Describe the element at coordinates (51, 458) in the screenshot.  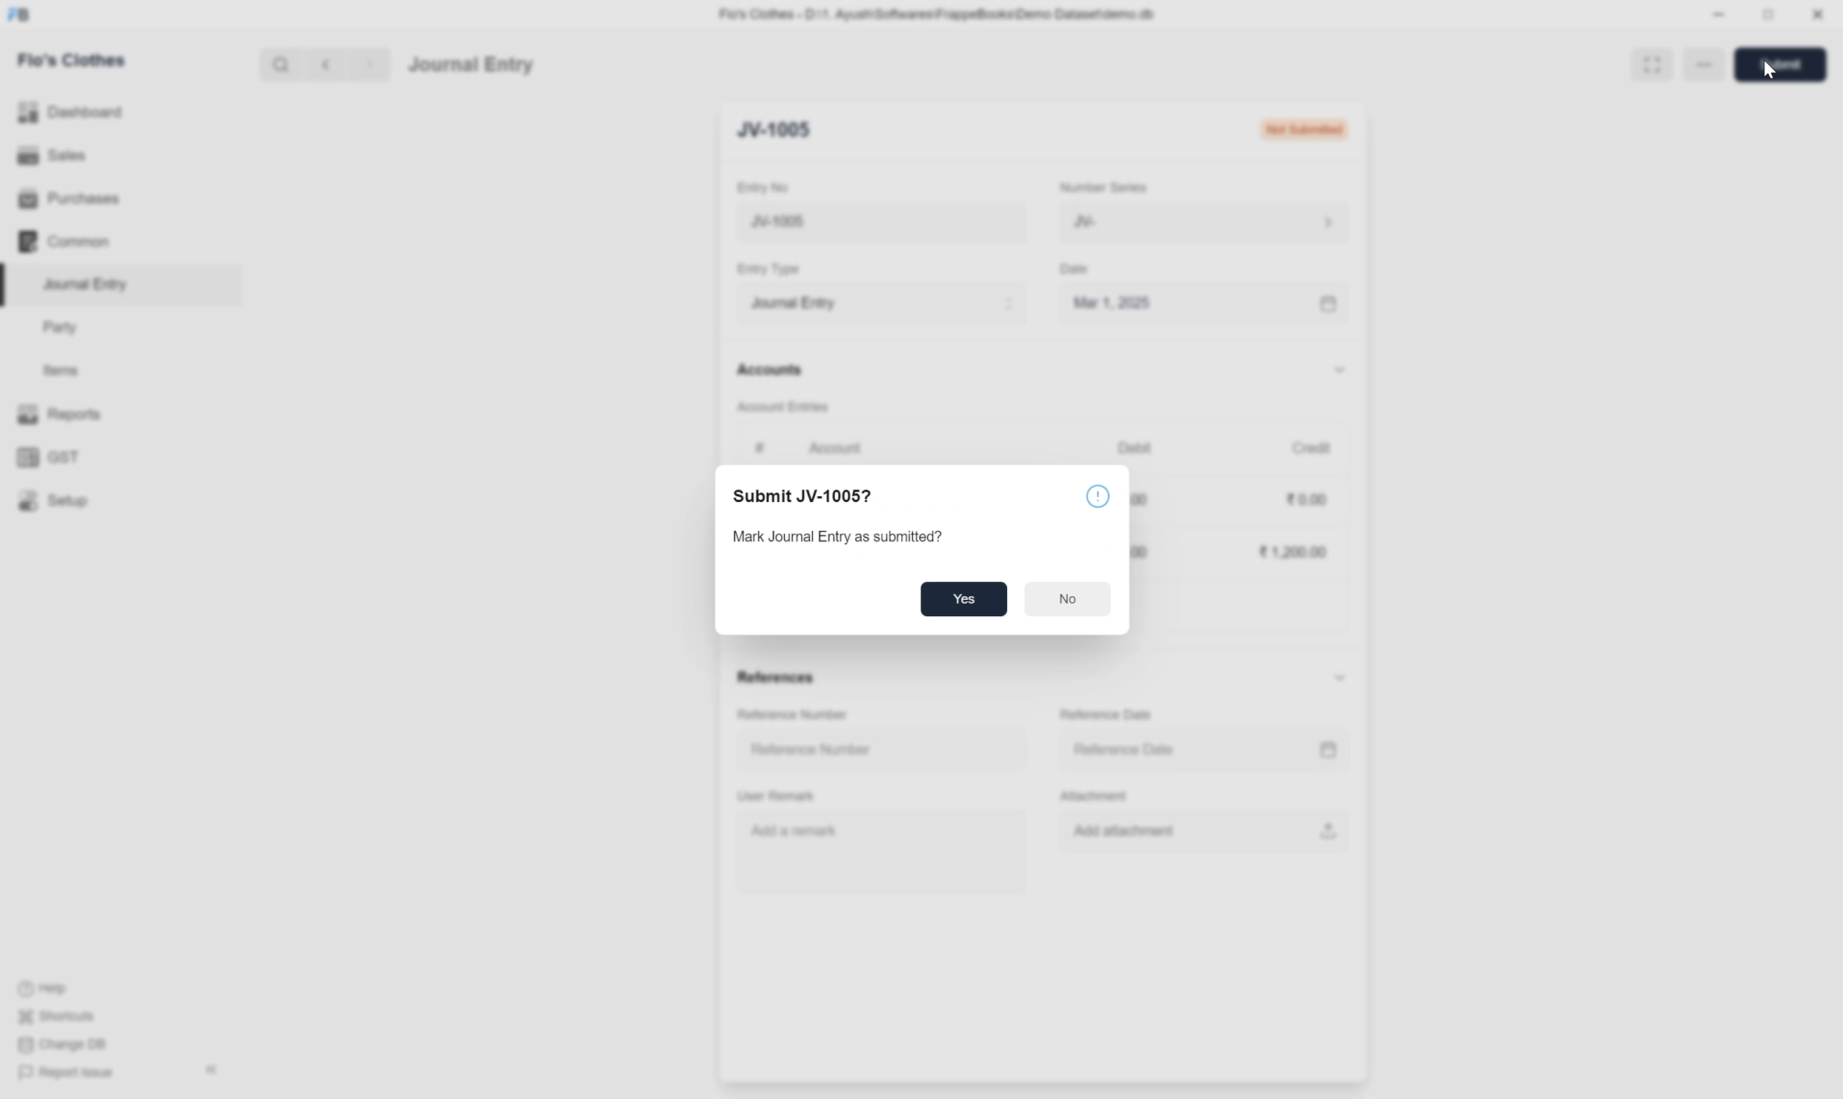
I see `GST` at that location.